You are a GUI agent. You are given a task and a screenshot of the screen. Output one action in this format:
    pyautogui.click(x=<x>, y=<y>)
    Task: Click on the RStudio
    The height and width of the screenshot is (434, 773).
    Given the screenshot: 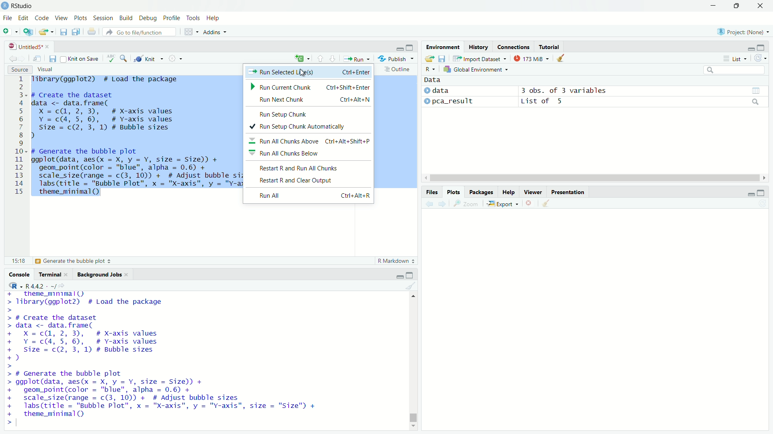 What is the action you would take?
    pyautogui.click(x=23, y=6)
    